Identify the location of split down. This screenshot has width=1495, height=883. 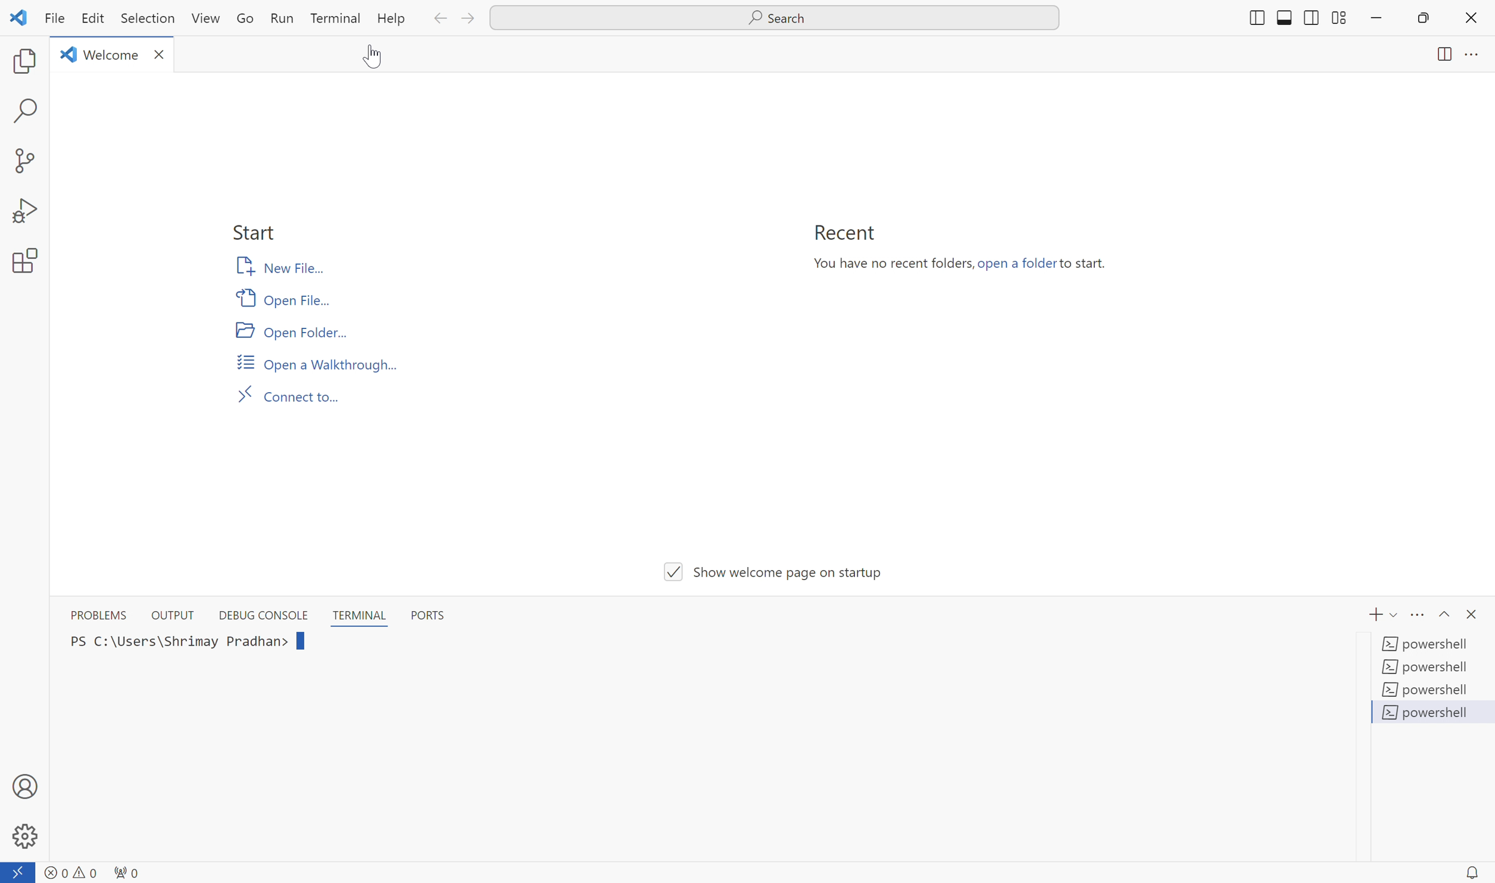
(1284, 20).